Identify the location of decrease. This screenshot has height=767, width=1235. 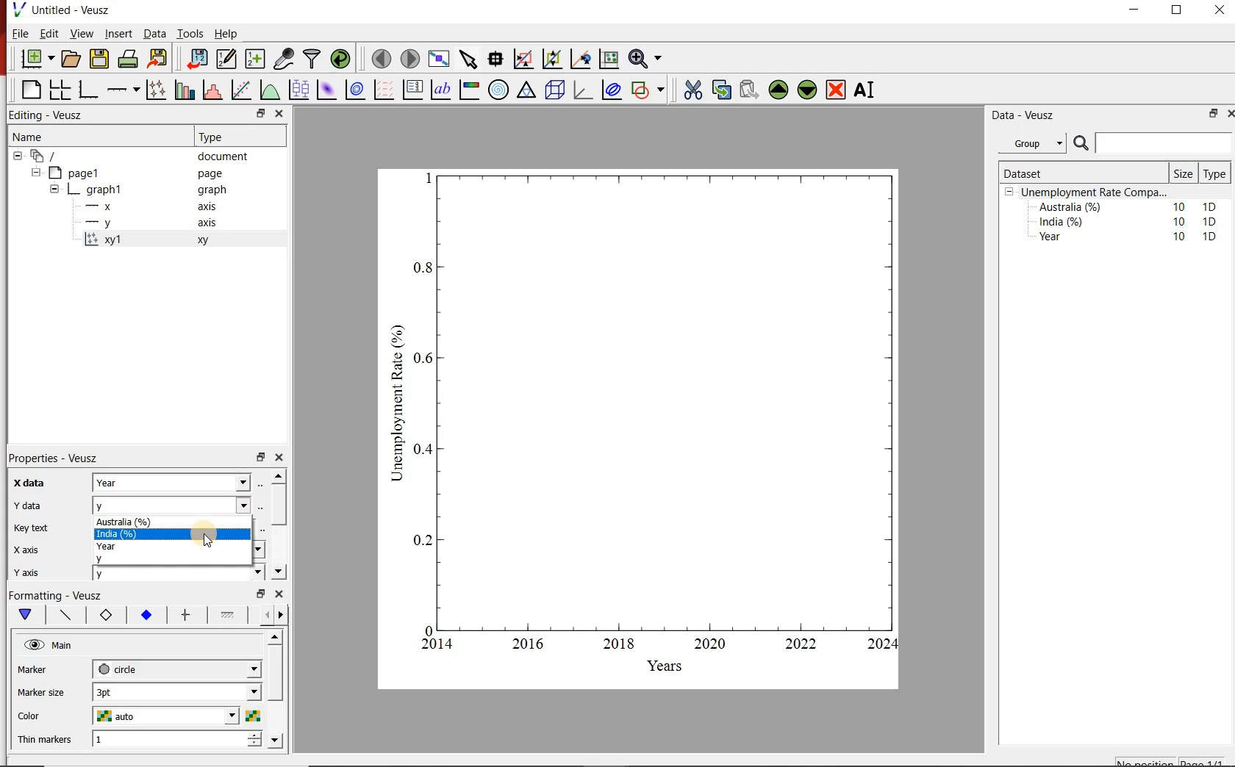
(254, 746).